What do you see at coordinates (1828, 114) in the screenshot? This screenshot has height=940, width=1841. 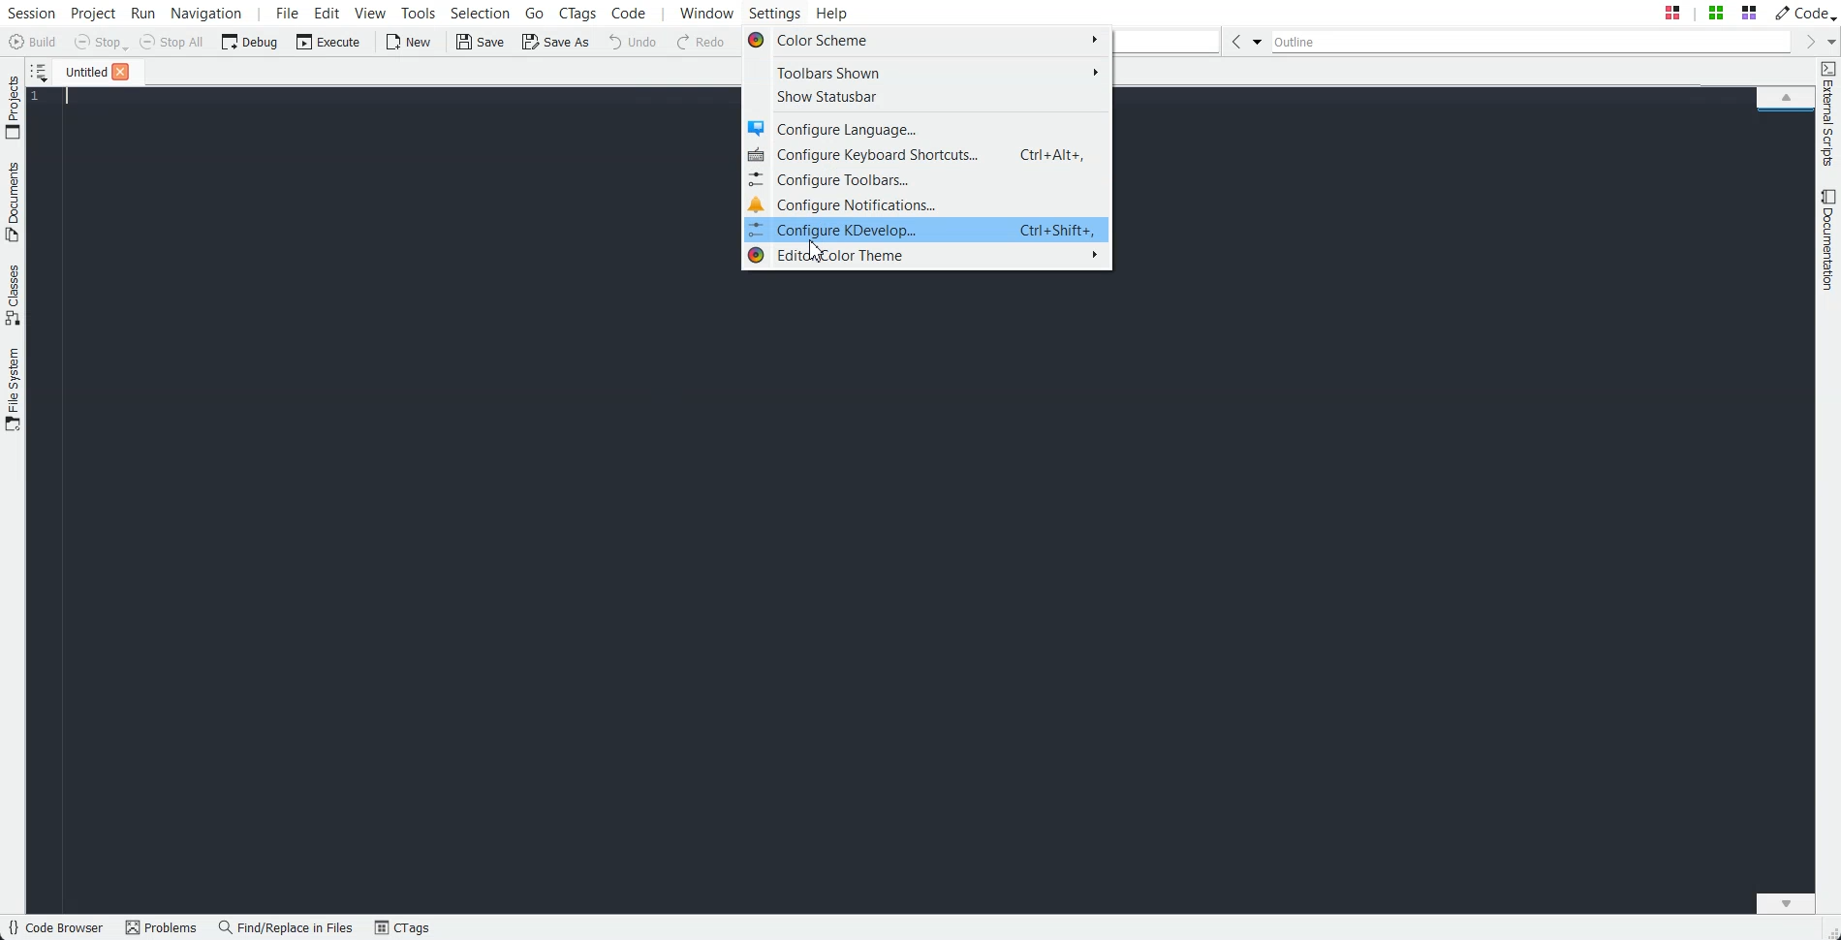 I see `External Scripts` at bounding box center [1828, 114].